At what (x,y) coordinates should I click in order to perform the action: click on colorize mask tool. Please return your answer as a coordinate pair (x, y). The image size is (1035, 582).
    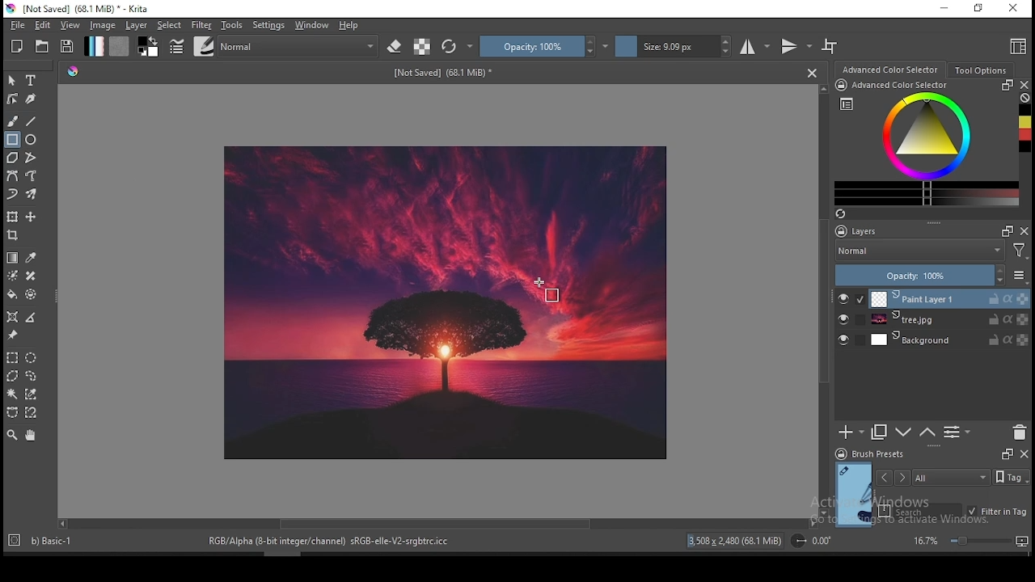
    Looking at the image, I should click on (13, 275).